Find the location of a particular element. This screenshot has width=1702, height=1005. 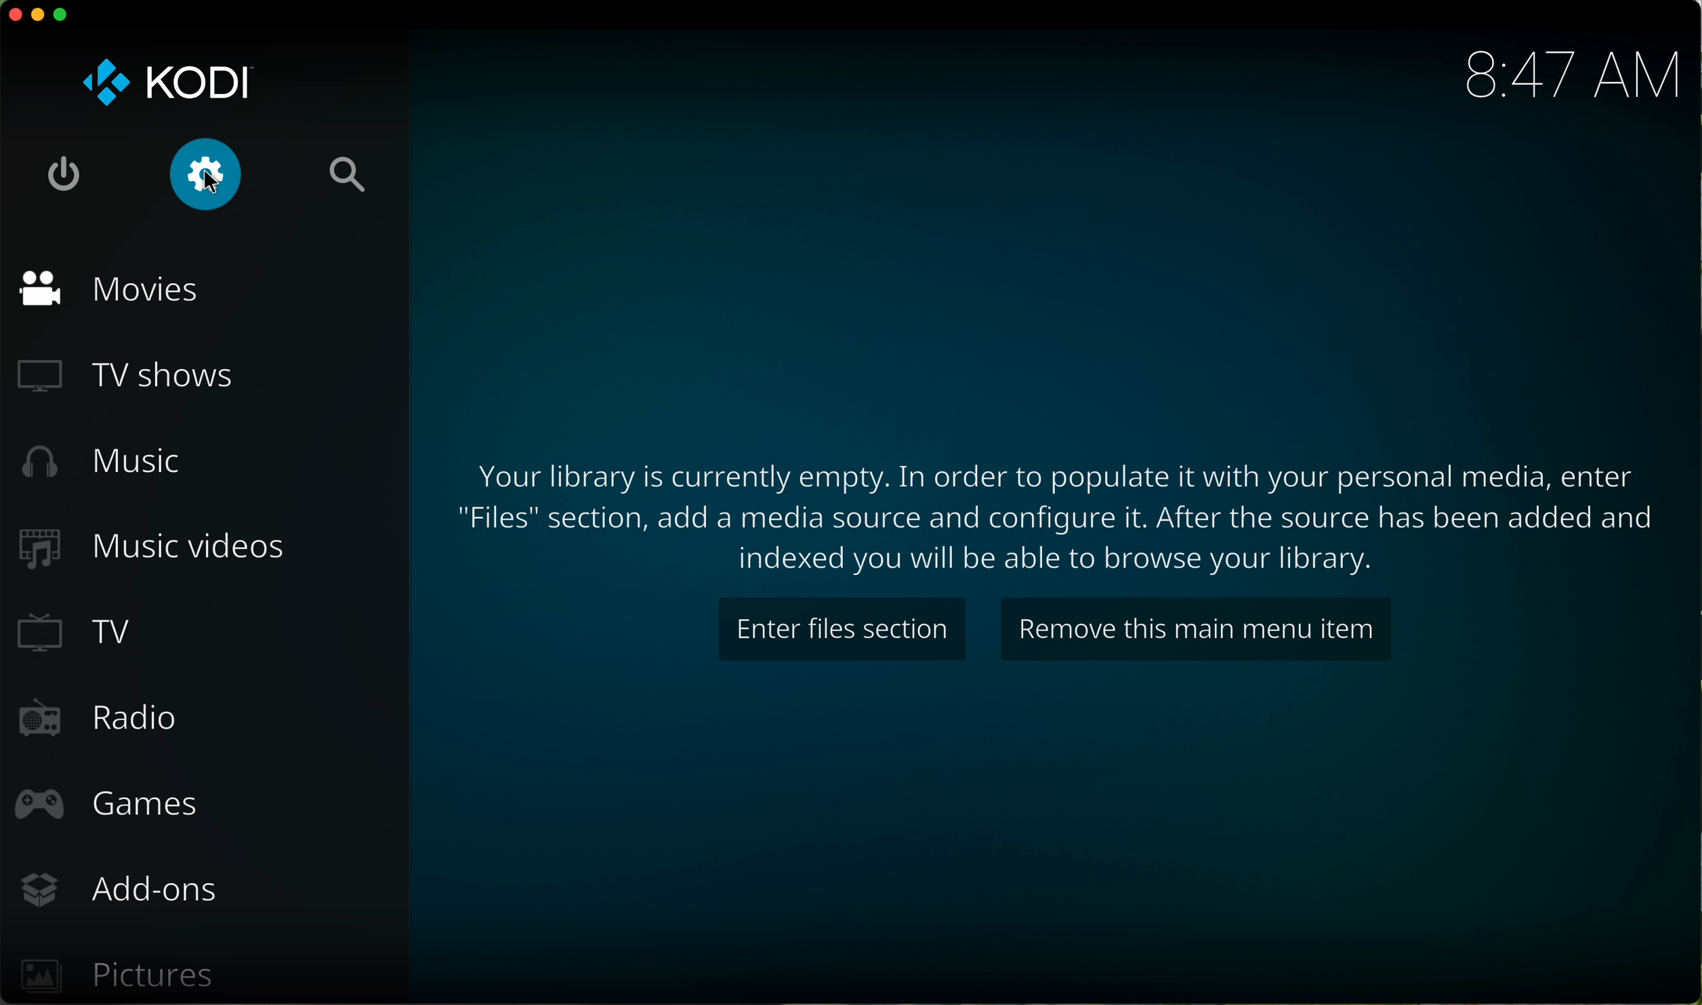

music is located at coordinates (108, 465).